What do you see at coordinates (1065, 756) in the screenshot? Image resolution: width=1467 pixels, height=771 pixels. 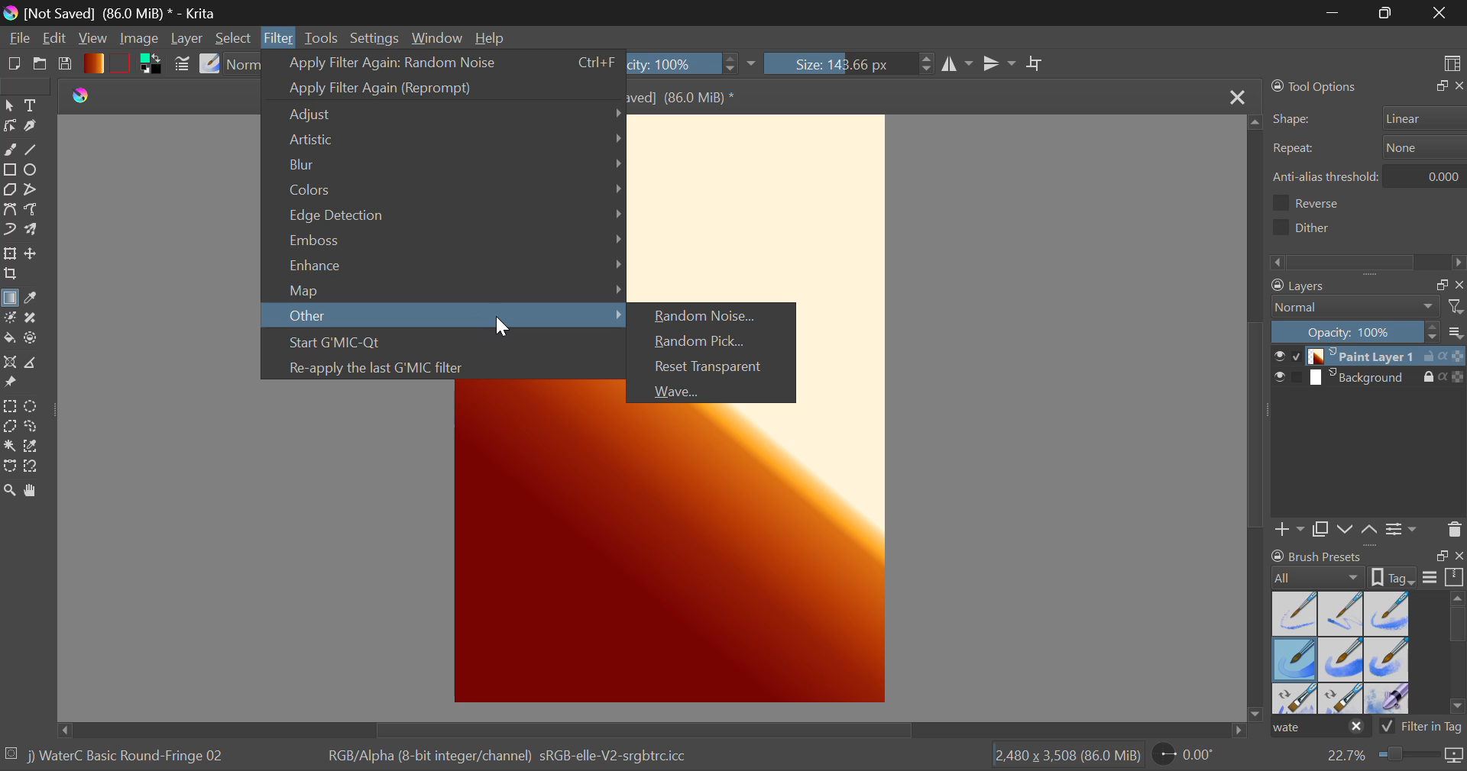 I see `2,480x3,508 (86.0 MiB)` at bounding box center [1065, 756].